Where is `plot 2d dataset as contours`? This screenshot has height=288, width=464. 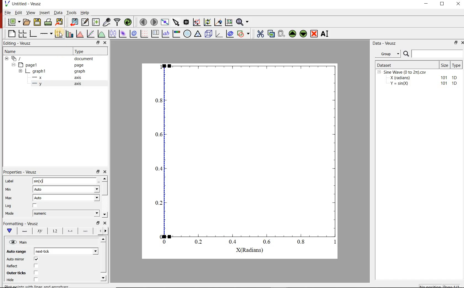
plot 2d dataset as contours is located at coordinates (133, 34).